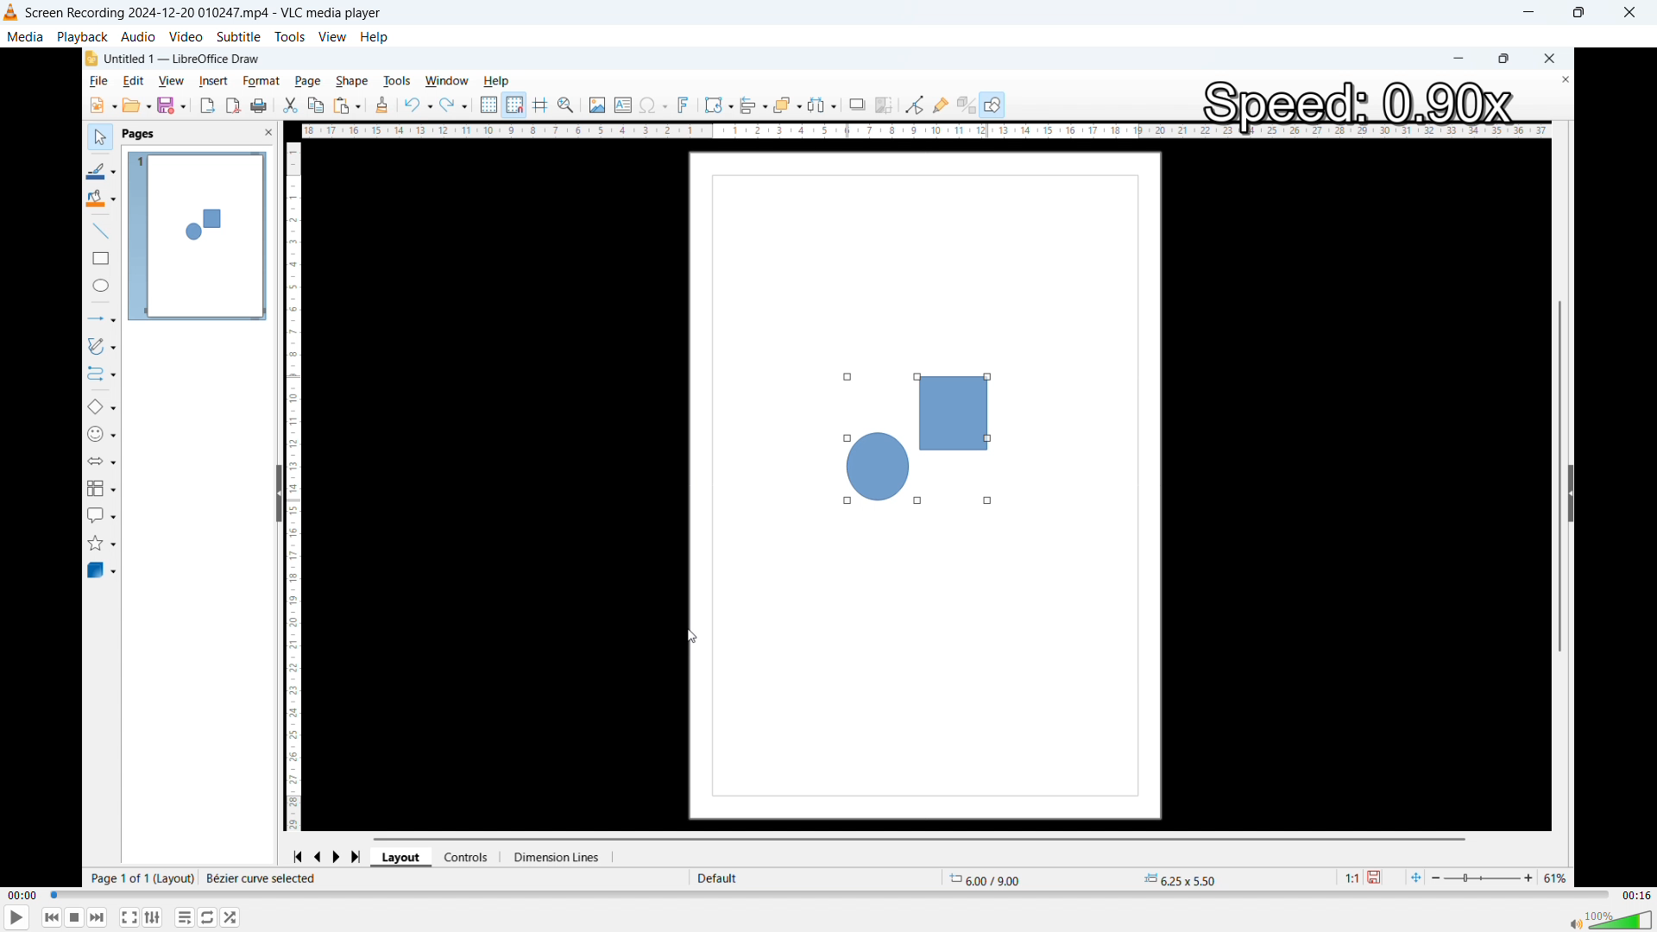 The width and height of the screenshot is (1657, 932). Describe the element at coordinates (1356, 104) in the screenshot. I see `Speed 0.90 x` at that location.